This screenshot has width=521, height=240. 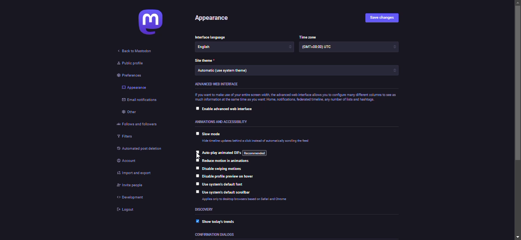 I want to click on info, so click(x=256, y=200).